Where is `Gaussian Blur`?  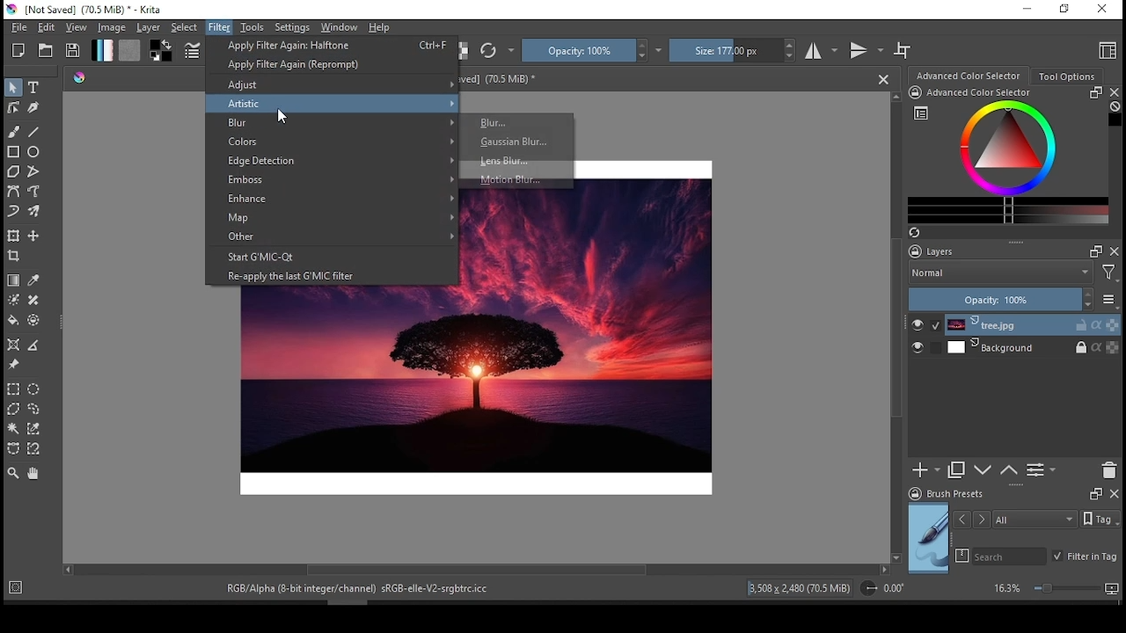
Gaussian Blur is located at coordinates (515, 142).